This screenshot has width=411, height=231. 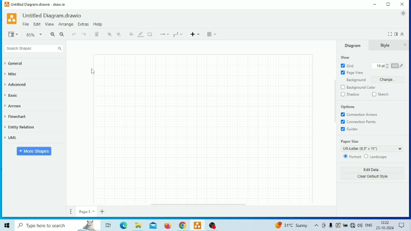 I want to click on Mic, so click(x=331, y=225).